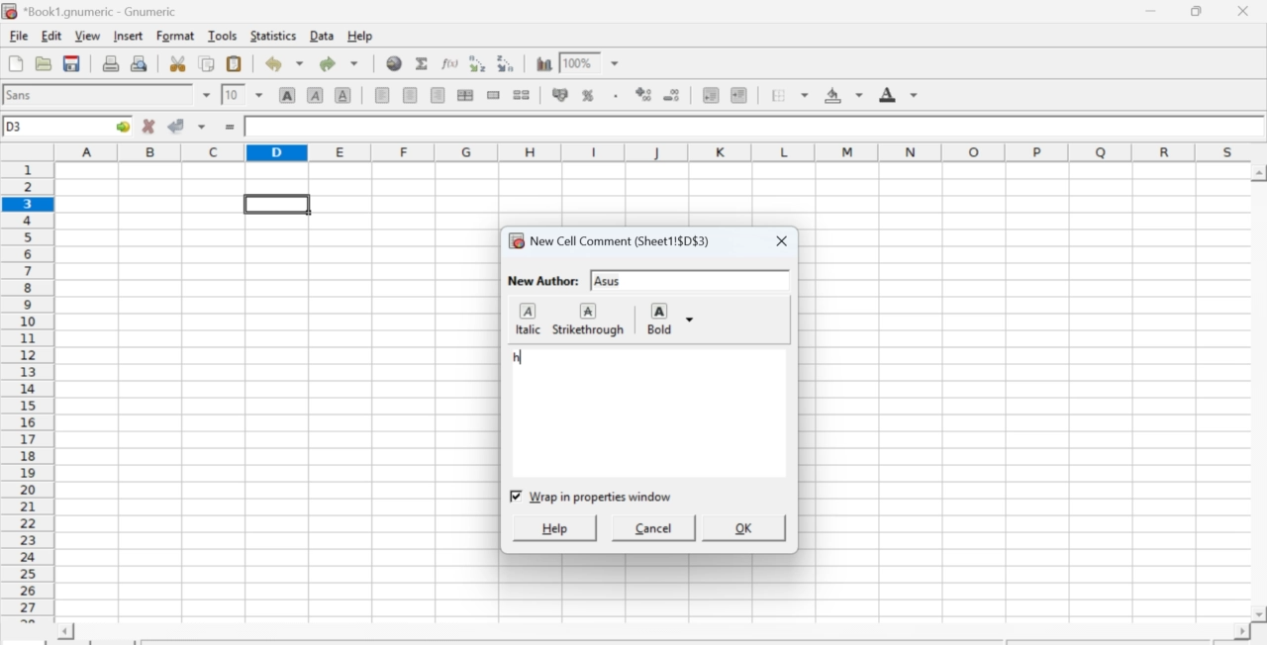 This screenshot has height=645, width=1267. I want to click on Border, so click(790, 96).